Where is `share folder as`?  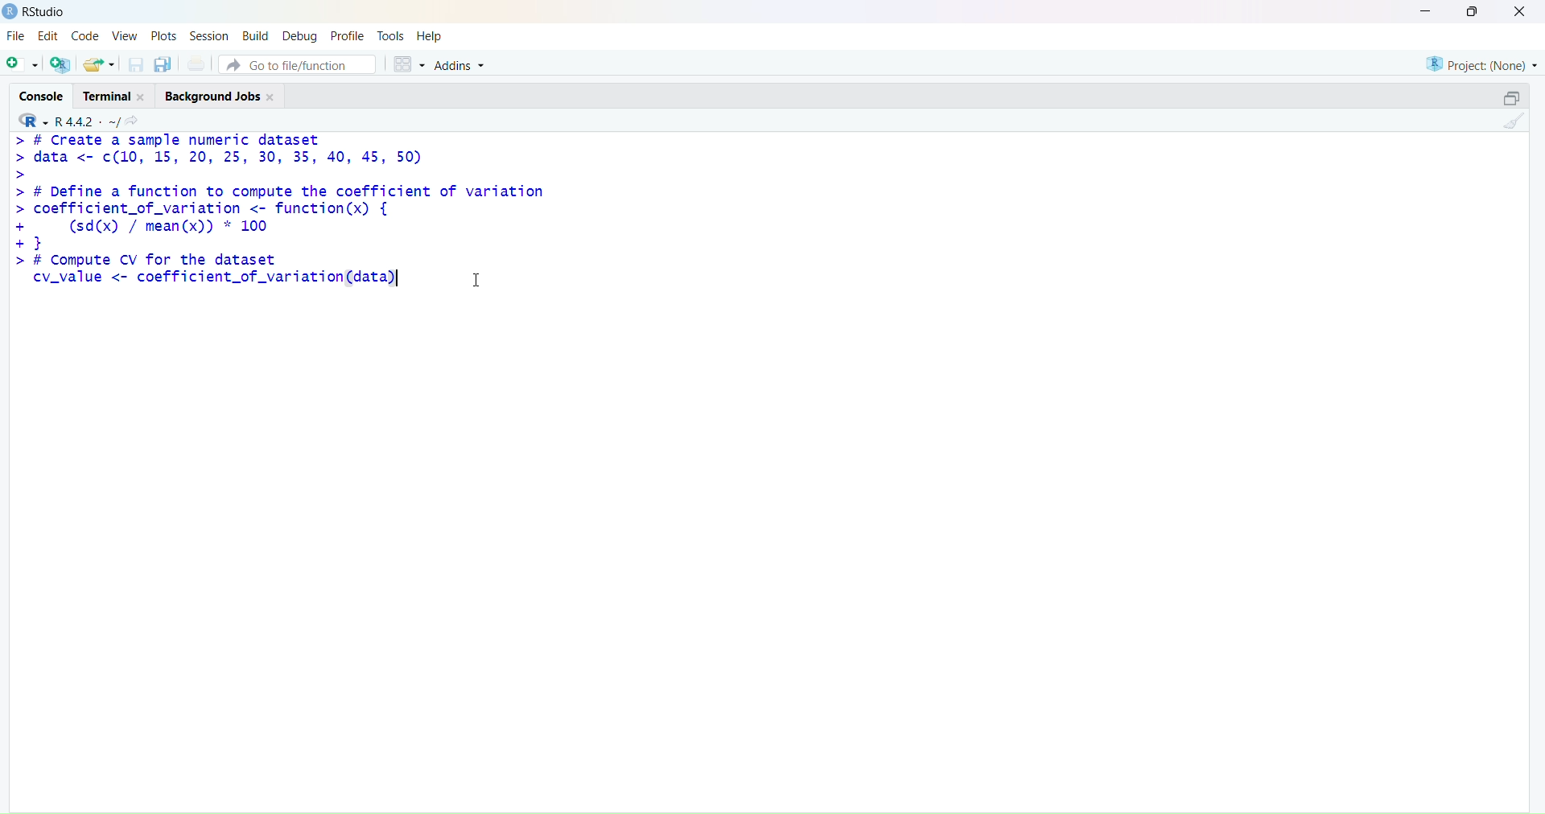
share folder as is located at coordinates (100, 64).